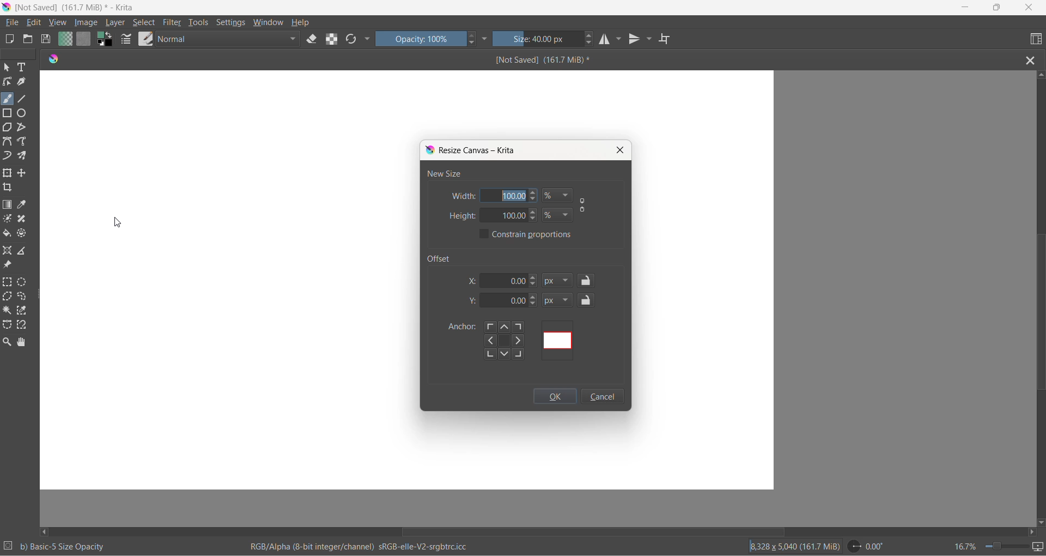 The width and height of the screenshot is (1046, 556). What do you see at coordinates (107, 41) in the screenshot?
I see `swap foreground and background colors` at bounding box center [107, 41].